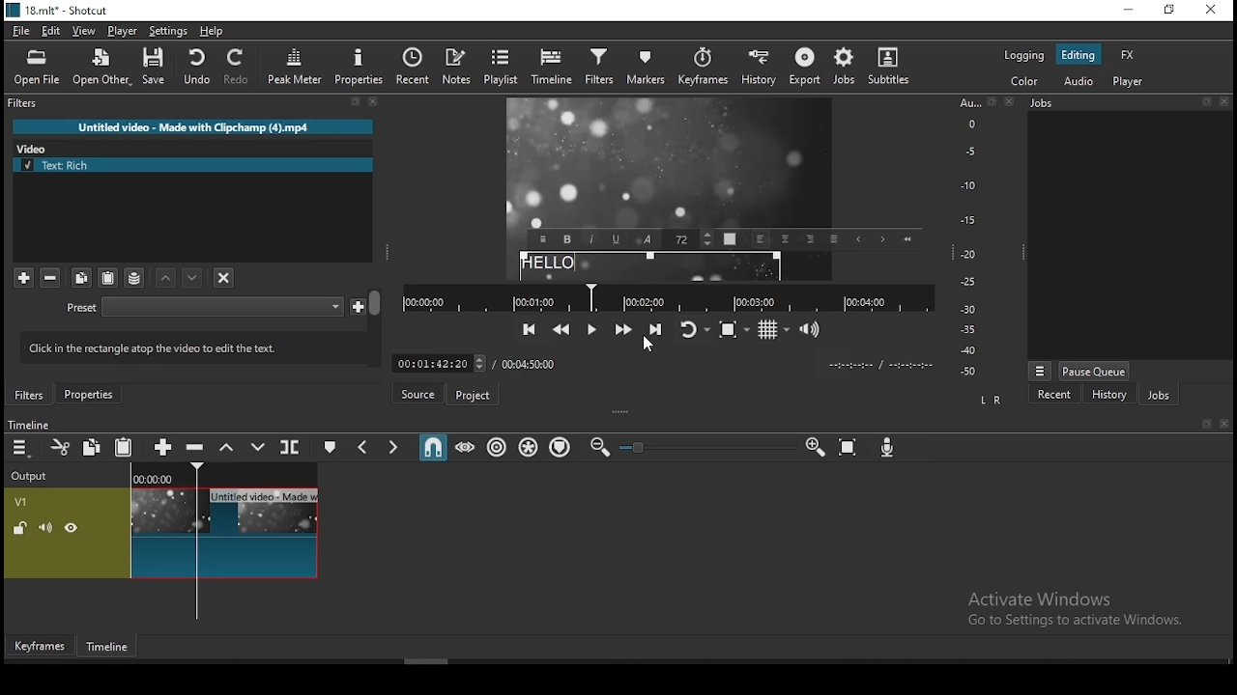 The height and width of the screenshot is (695, 1237). What do you see at coordinates (668, 298) in the screenshot?
I see `Timeline Navigator` at bounding box center [668, 298].